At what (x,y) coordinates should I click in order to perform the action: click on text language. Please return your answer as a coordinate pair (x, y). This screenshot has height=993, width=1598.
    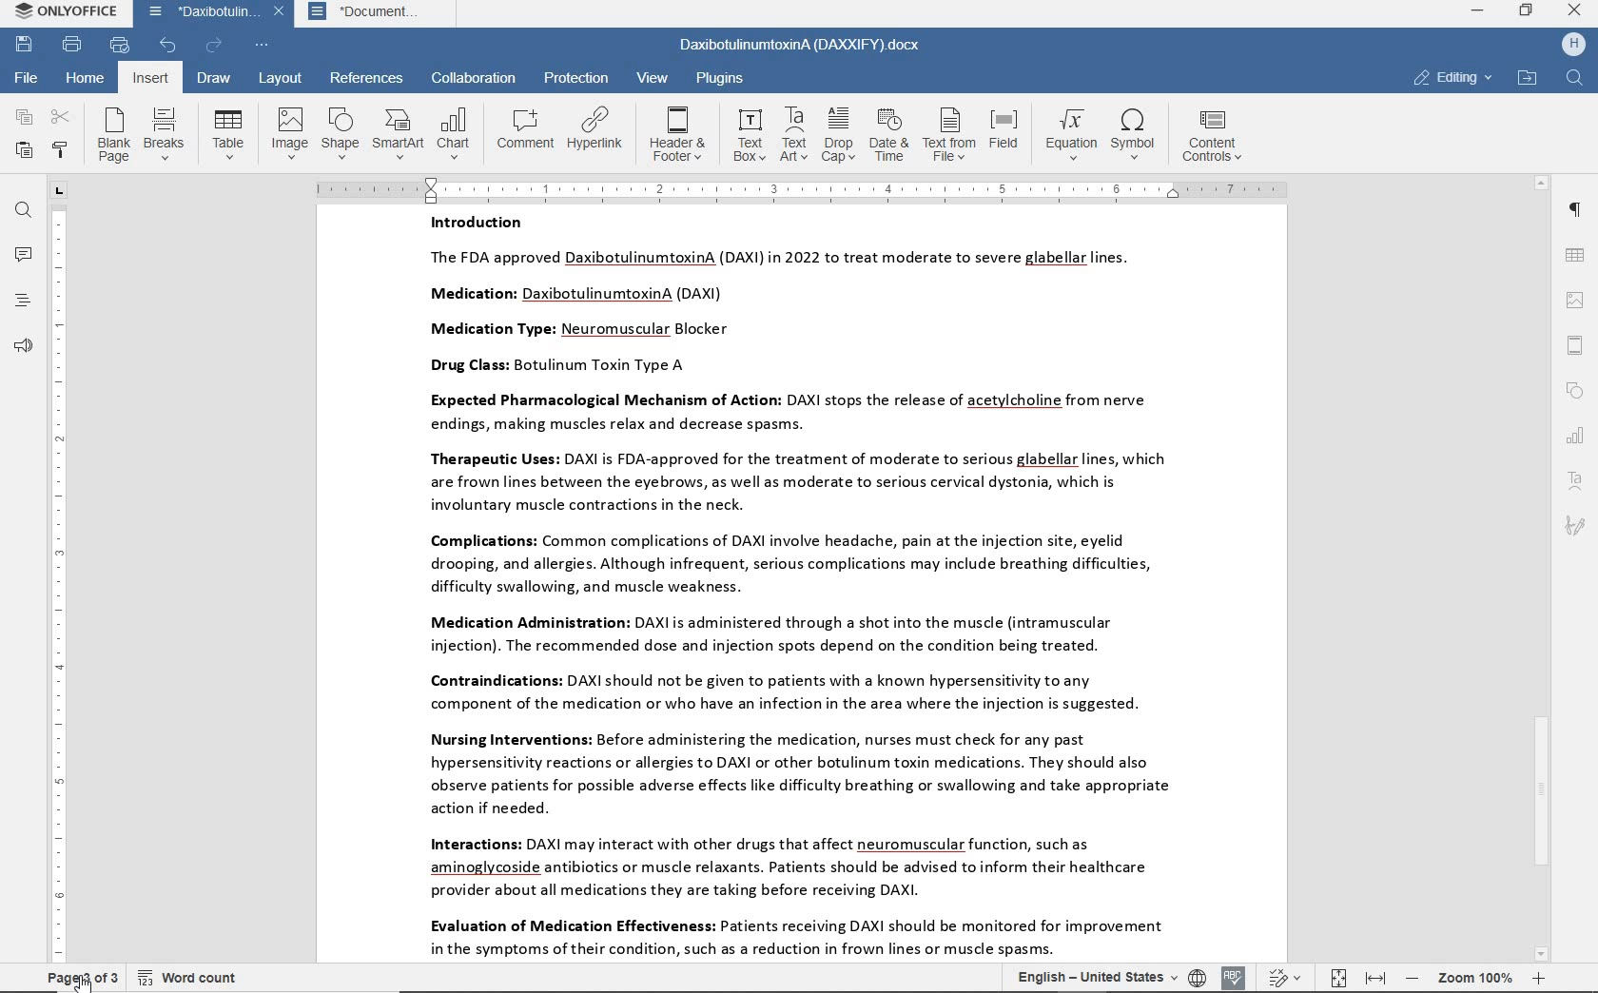
    Looking at the image, I should click on (1091, 976).